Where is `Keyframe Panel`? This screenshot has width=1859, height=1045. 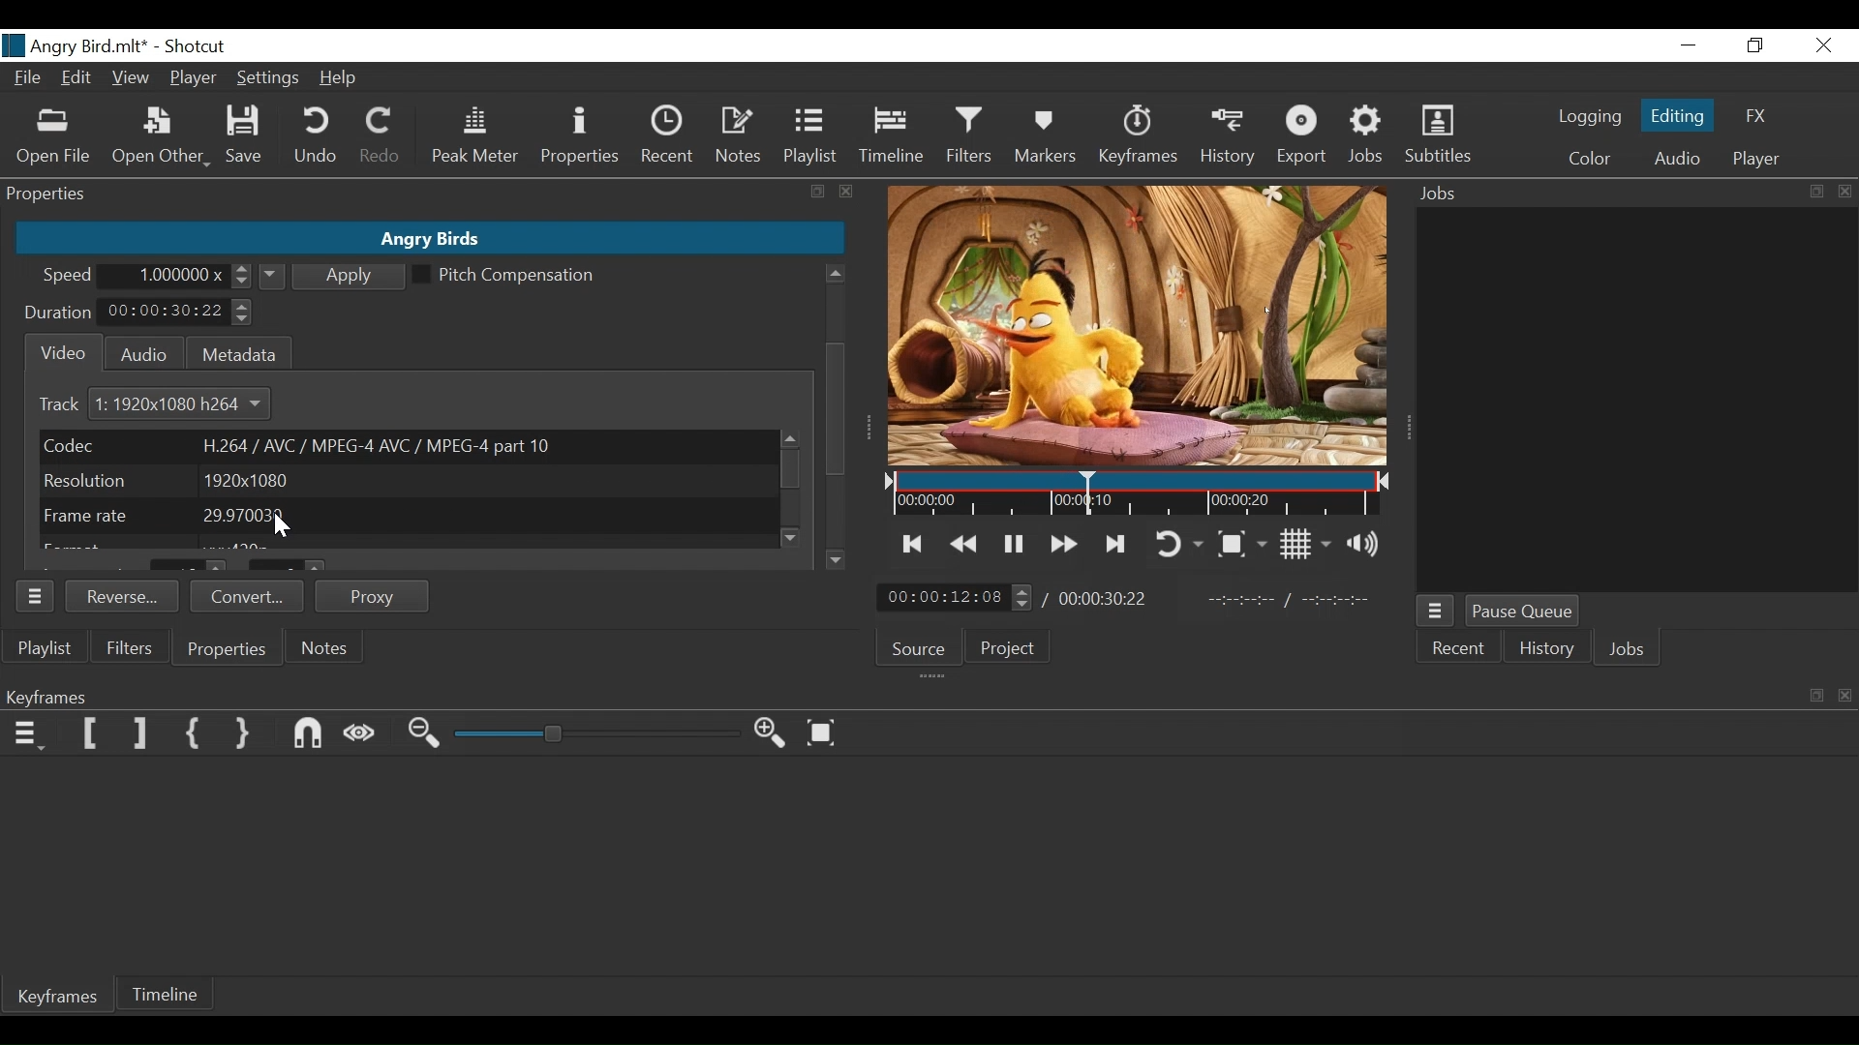 Keyframe Panel is located at coordinates (925, 695).